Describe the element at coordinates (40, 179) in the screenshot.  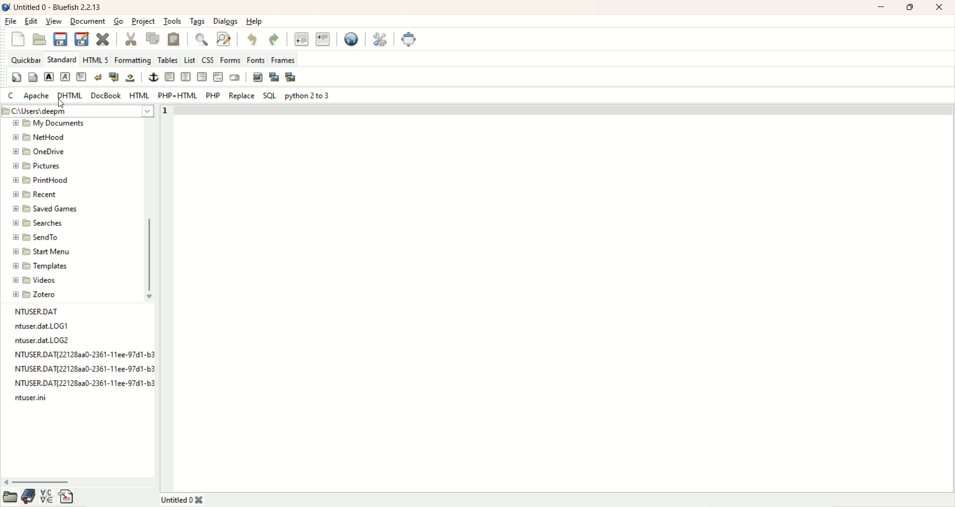
I see `printhood` at that location.